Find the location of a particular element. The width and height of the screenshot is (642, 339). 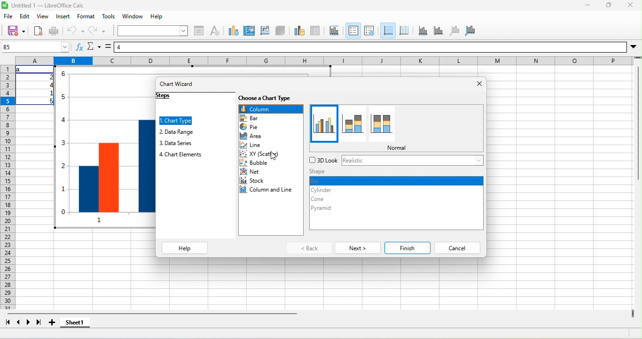

bar is located at coordinates (271, 118).